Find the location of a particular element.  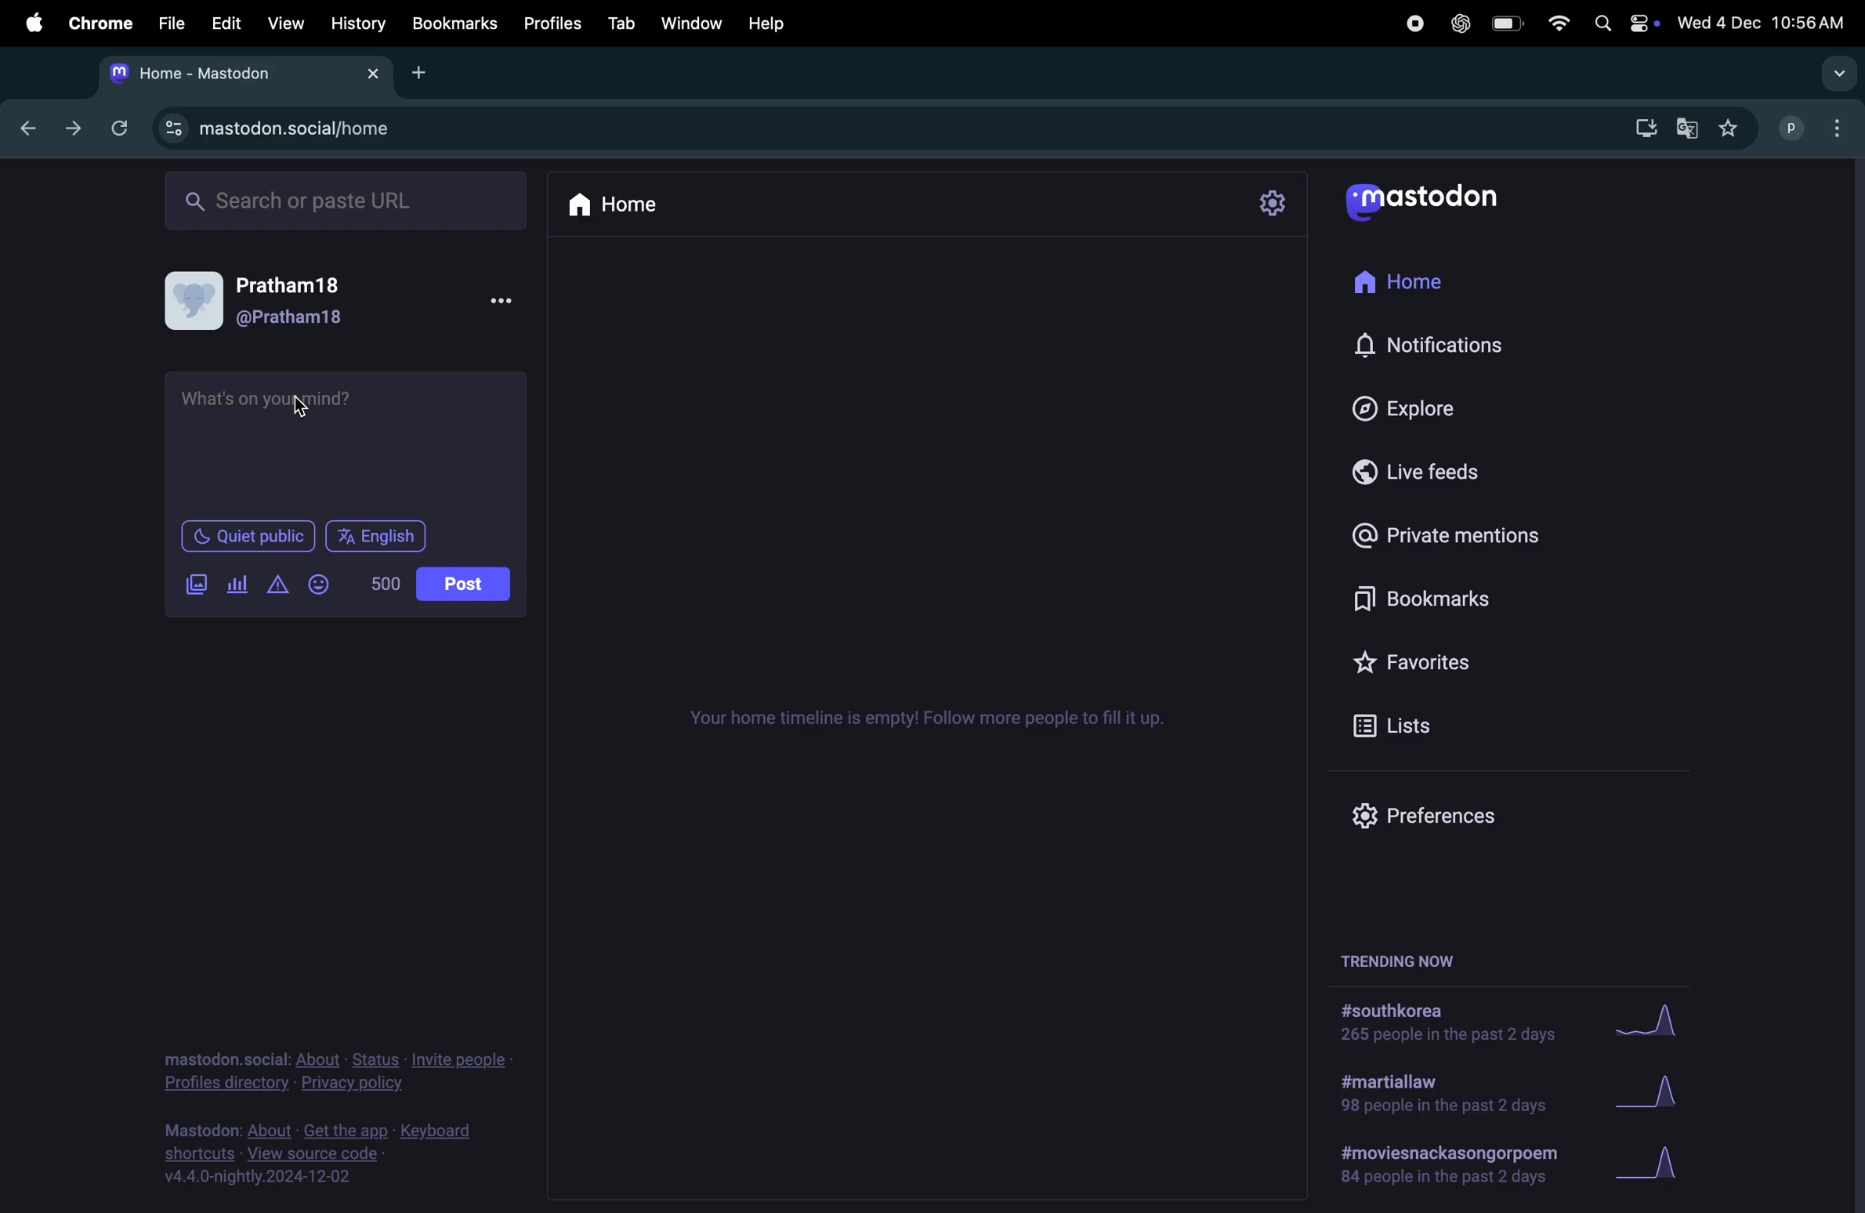

add image is located at coordinates (198, 585).